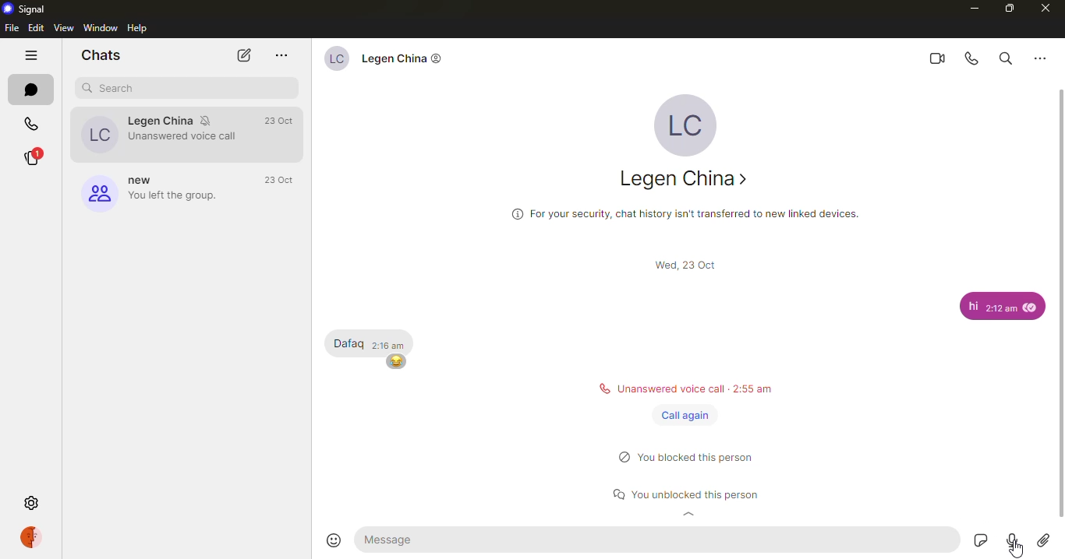 This screenshot has height=559, width=1065. I want to click on info, so click(681, 210).